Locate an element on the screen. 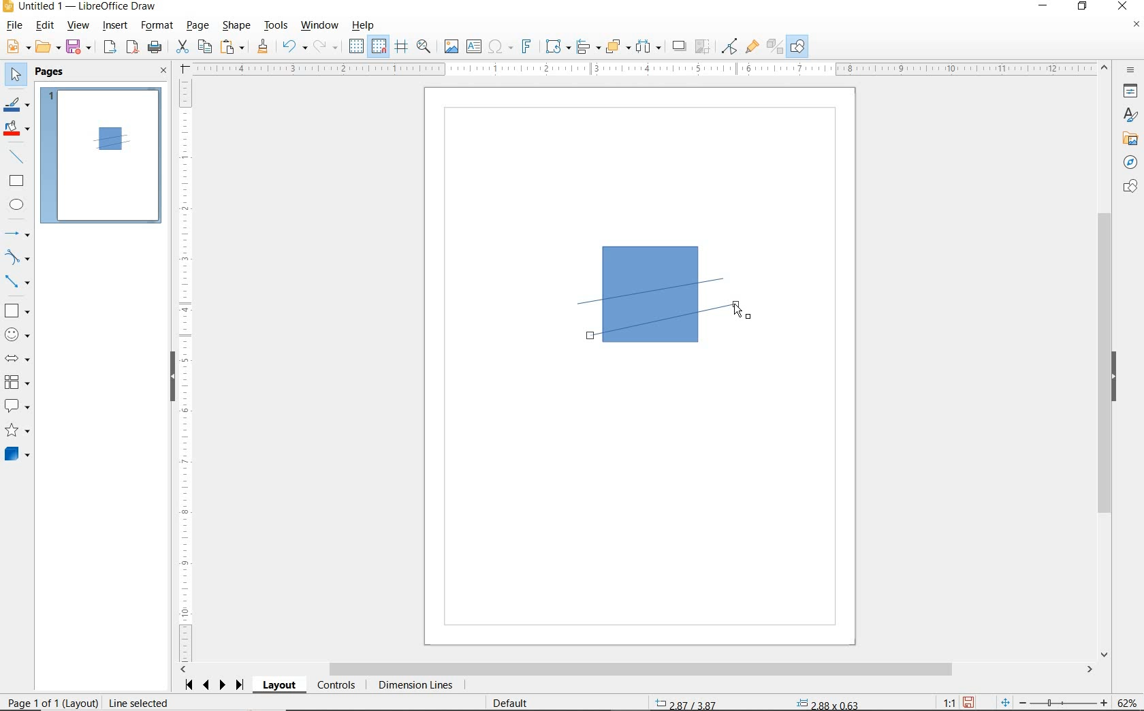  SCROLLBAR is located at coordinates (1107, 360).